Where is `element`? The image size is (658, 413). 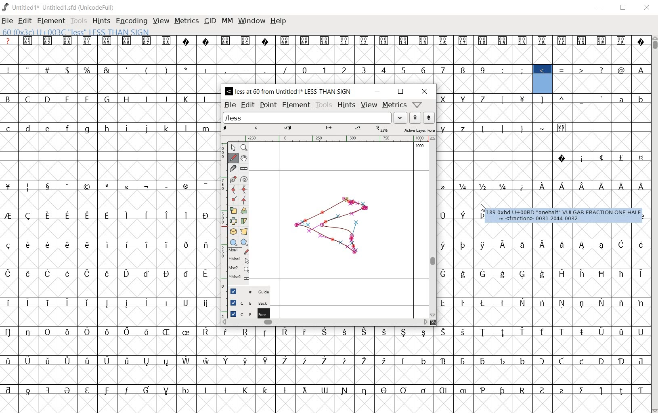 element is located at coordinates (51, 21).